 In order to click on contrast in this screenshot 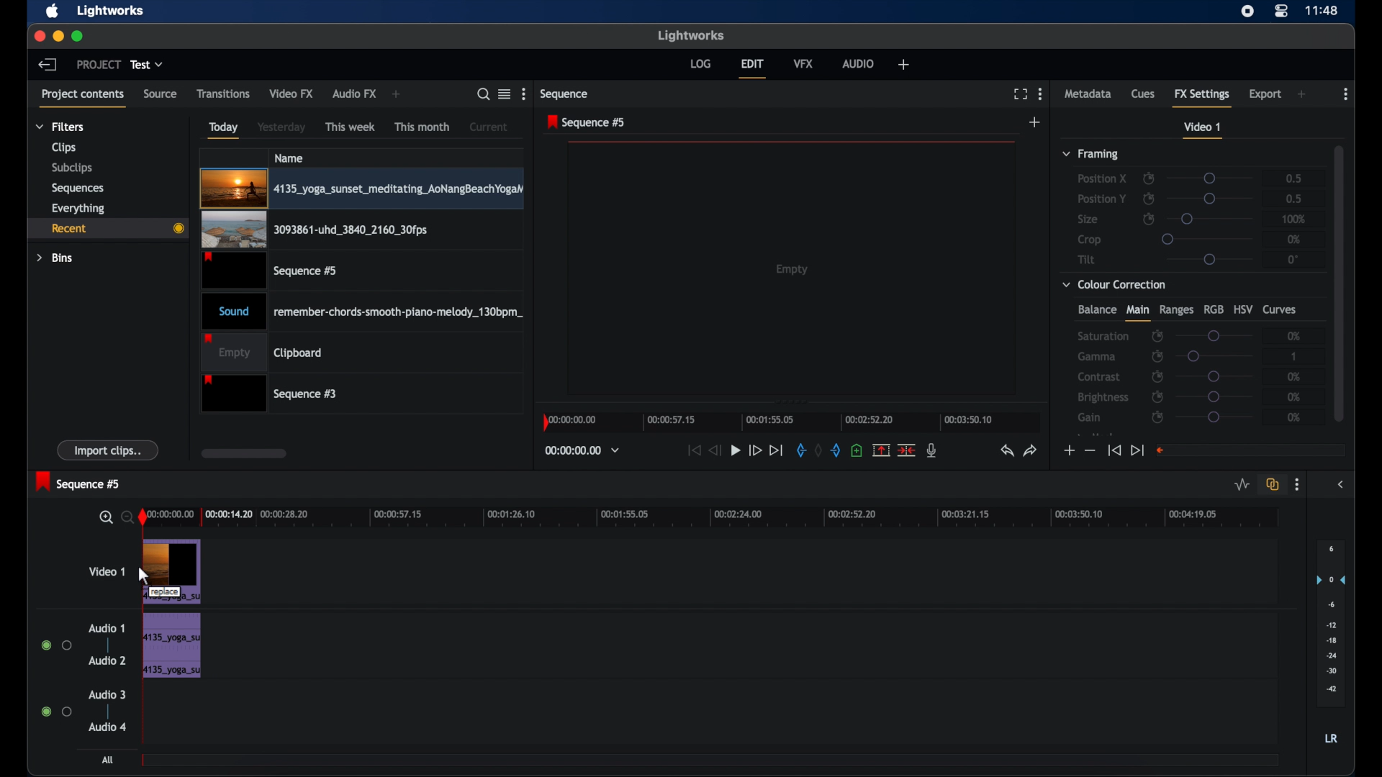, I will do `click(1101, 378)`.